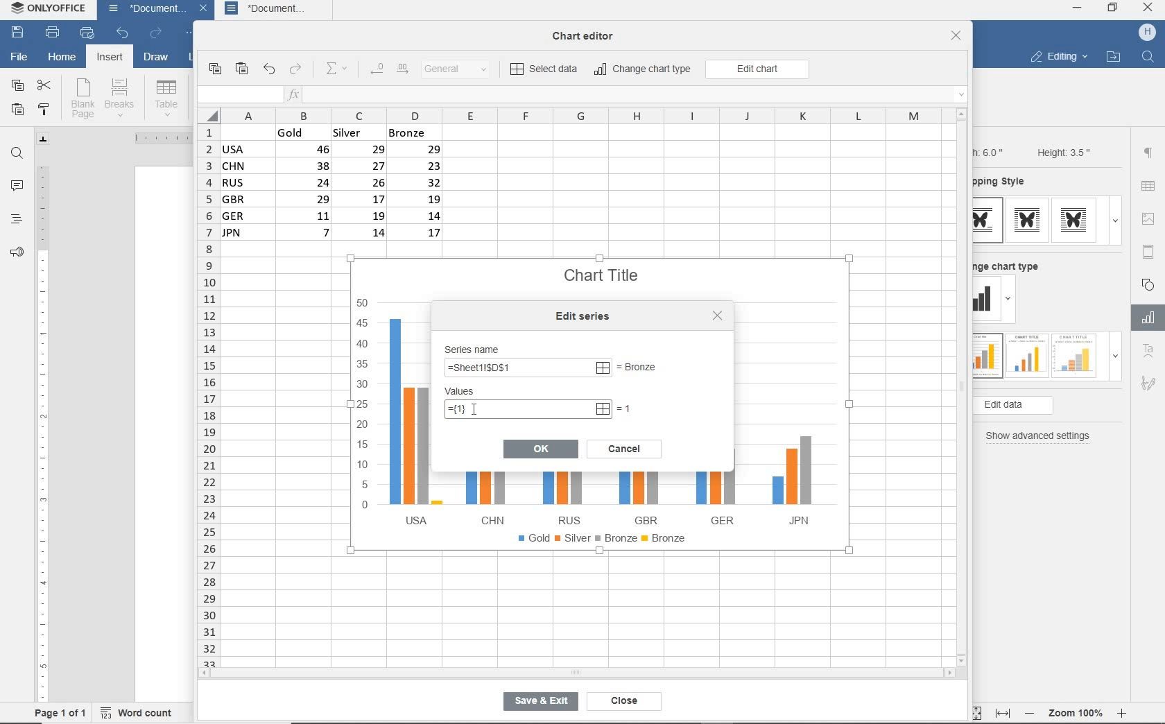  What do you see at coordinates (1147, 352) in the screenshot?
I see `Text Art Settings` at bounding box center [1147, 352].